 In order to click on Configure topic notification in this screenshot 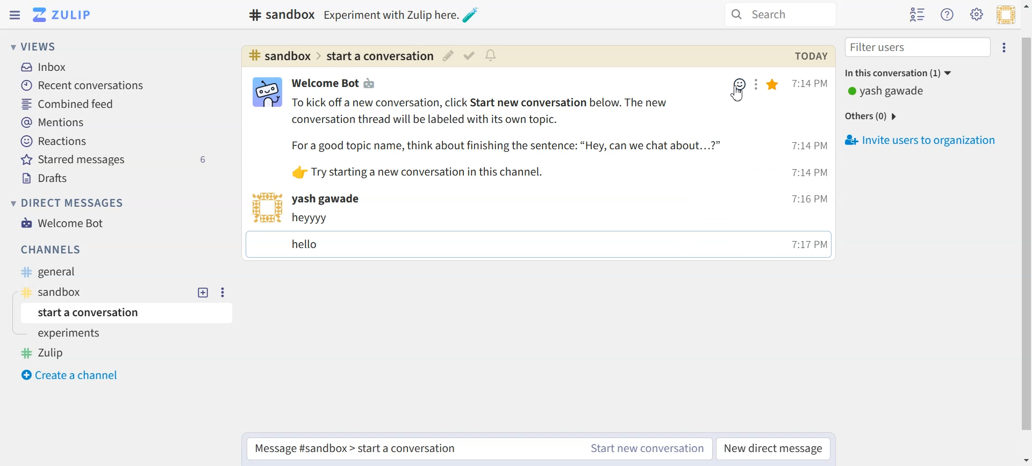, I will do `click(492, 55)`.